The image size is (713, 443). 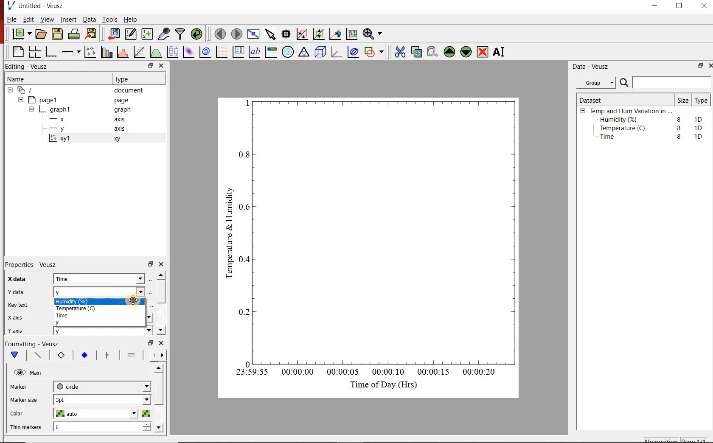 I want to click on View, so click(x=47, y=20).